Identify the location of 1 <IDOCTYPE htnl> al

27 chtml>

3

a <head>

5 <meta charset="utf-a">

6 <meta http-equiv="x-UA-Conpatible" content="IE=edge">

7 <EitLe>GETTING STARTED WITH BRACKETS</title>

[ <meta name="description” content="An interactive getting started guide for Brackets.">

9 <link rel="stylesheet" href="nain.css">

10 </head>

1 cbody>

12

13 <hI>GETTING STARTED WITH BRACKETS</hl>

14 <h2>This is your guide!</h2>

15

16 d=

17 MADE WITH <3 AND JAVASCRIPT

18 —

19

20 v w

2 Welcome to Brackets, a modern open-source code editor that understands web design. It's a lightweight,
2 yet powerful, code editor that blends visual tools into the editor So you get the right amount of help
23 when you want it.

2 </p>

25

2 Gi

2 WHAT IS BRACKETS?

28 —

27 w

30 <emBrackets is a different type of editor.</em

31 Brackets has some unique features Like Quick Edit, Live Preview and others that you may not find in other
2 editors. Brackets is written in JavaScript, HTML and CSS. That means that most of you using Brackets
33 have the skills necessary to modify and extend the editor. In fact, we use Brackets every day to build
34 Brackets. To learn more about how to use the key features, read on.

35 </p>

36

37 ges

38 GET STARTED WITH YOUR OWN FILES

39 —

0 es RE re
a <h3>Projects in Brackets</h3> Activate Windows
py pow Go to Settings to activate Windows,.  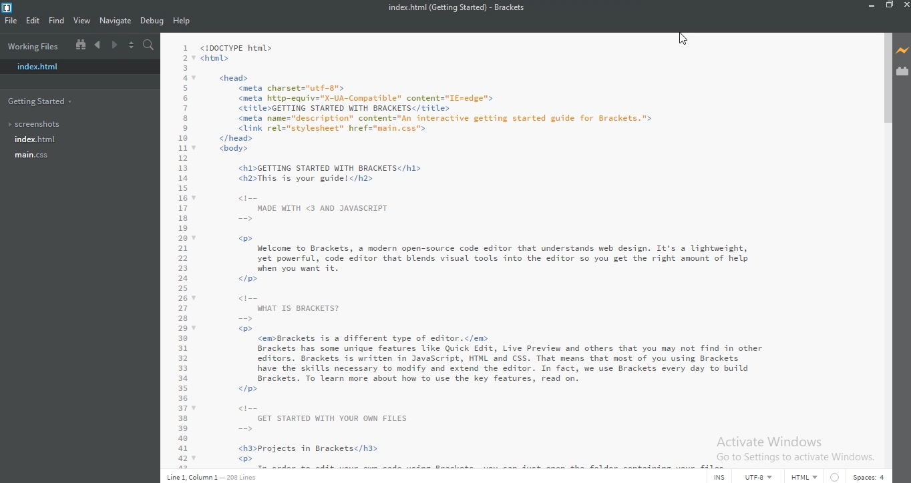
(523, 250).